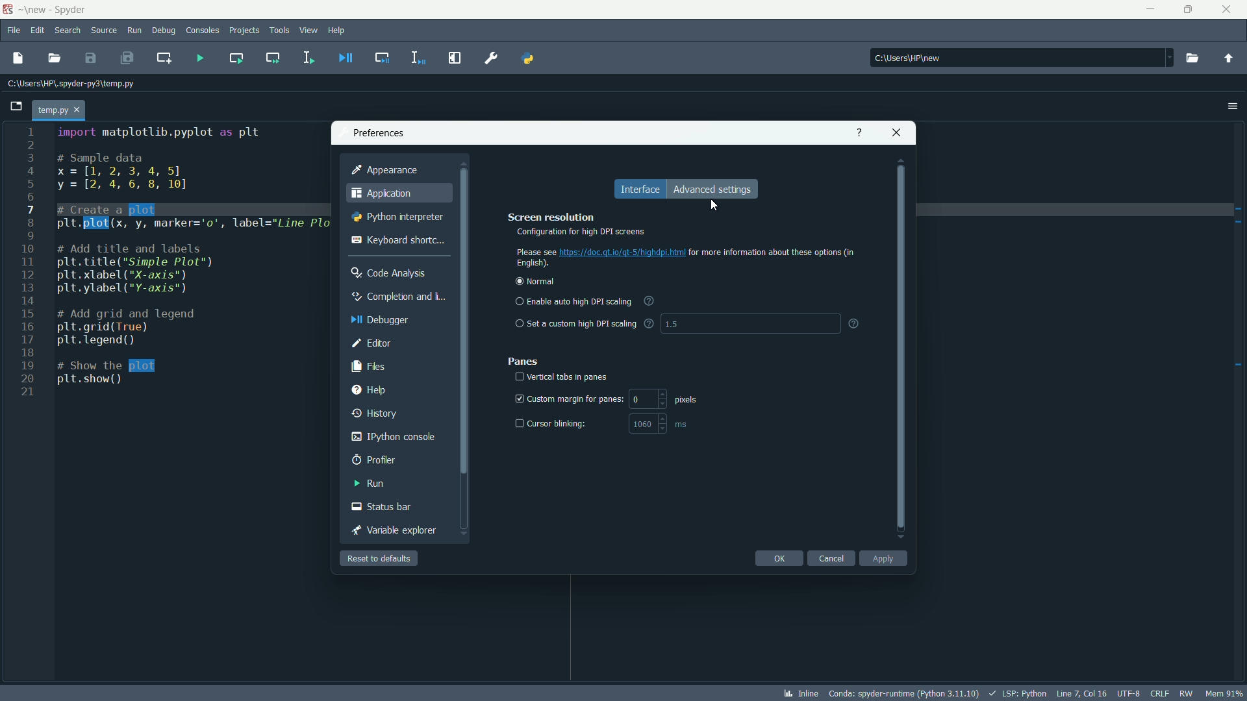 The height and width of the screenshot is (701, 1247). Describe the element at coordinates (375, 411) in the screenshot. I see `history` at that location.